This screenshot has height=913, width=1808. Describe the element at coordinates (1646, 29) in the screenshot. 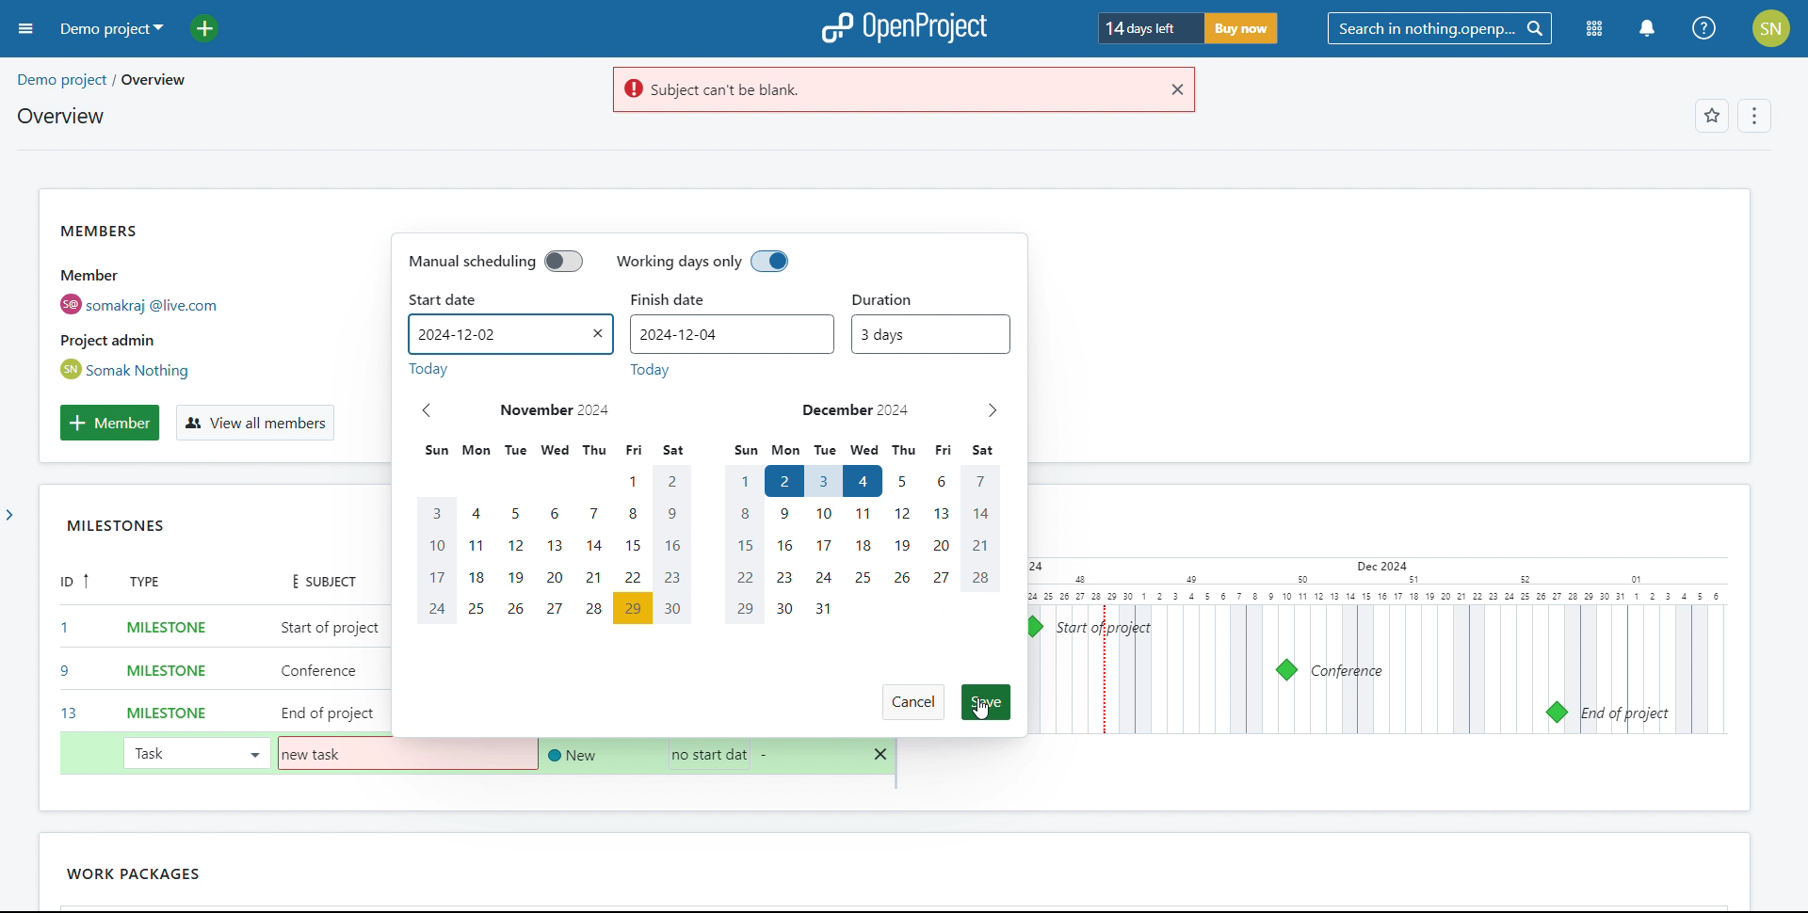

I see `notification` at that location.